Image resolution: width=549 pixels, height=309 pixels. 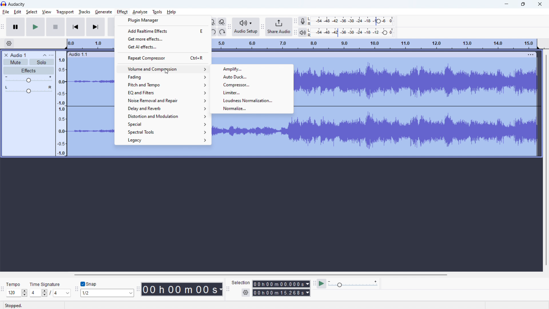 What do you see at coordinates (260, 275) in the screenshot?
I see `horizontal scrollbar` at bounding box center [260, 275].